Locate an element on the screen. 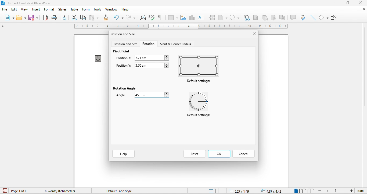 This screenshot has height=194, width=367. form is located at coordinates (85, 10).